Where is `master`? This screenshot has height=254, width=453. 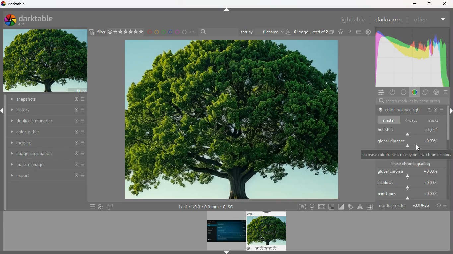
master is located at coordinates (390, 120).